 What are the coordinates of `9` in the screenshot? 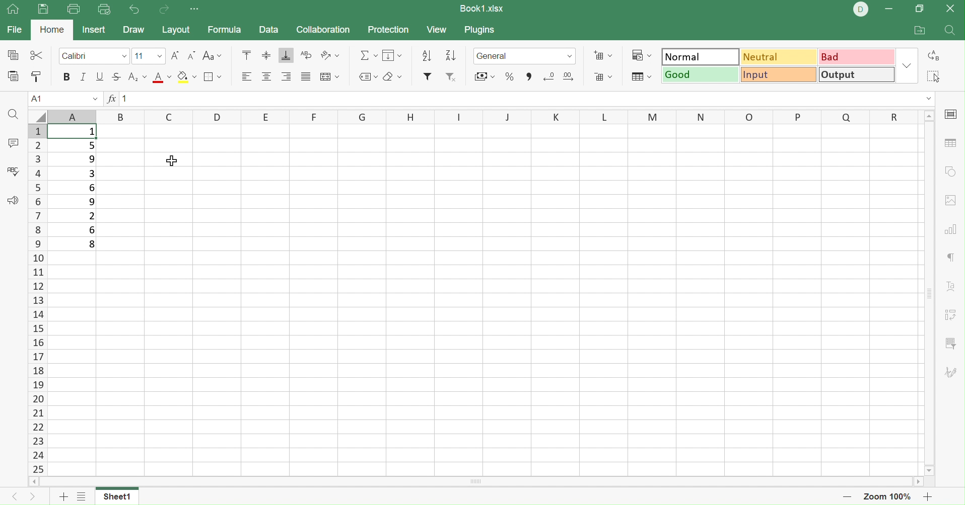 It's located at (92, 202).